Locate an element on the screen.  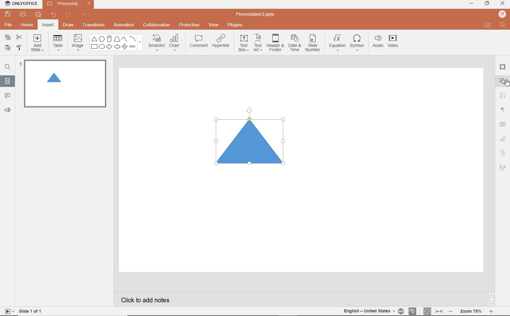
TEXT ART SETTINGS is located at coordinates (503, 153).